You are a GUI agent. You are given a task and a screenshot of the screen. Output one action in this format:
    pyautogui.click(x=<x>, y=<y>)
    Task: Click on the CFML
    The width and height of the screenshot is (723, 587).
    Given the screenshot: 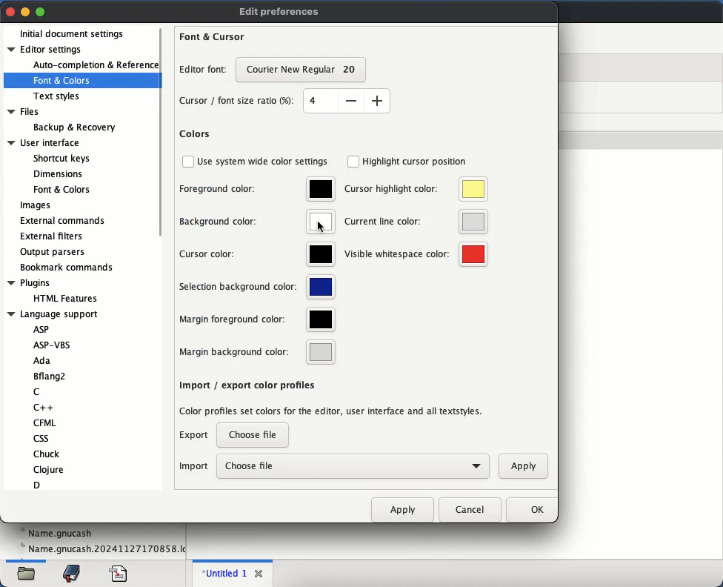 What is the action you would take?
    pyautogui.click(x=45, y=423)
    